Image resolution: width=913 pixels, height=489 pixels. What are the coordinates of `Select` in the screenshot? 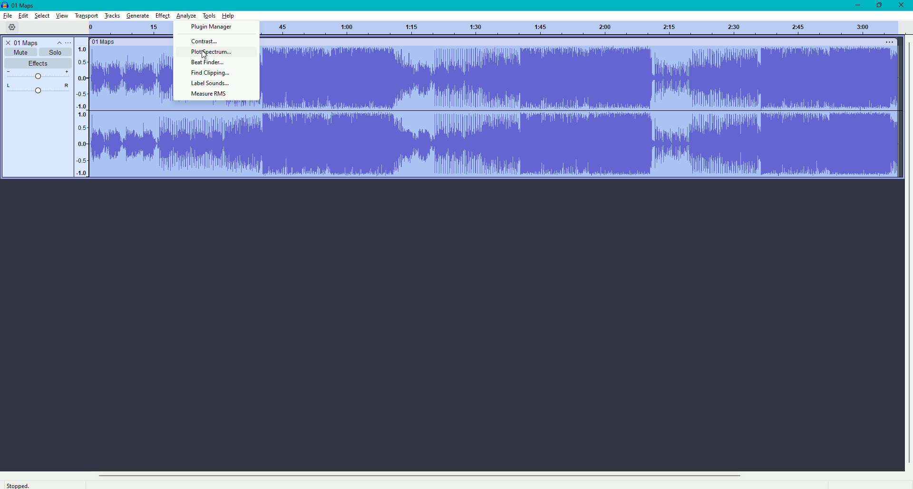 It's located at (40, 16).